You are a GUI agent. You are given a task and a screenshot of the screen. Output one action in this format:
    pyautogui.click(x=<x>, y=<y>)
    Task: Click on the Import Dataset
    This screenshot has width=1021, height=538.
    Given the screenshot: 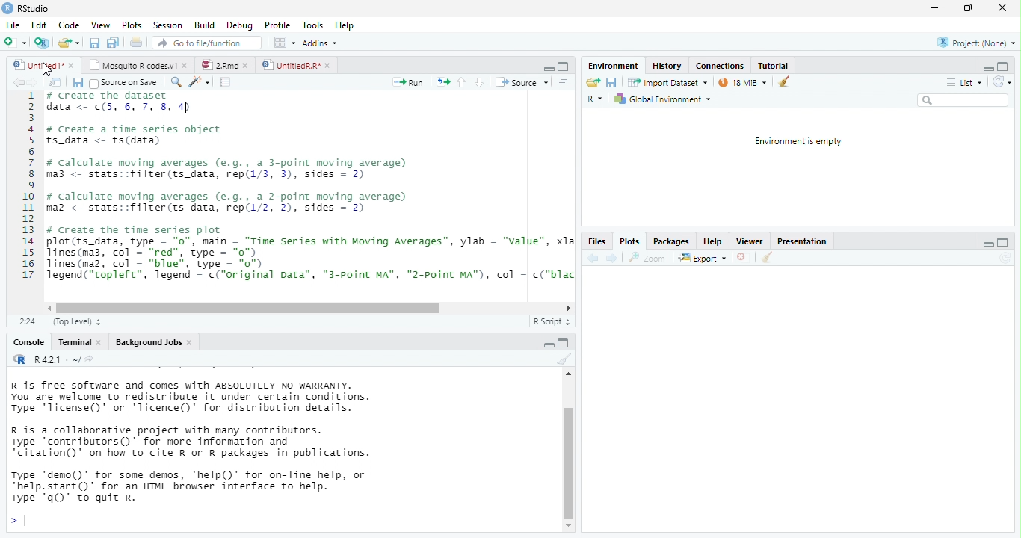 What is the action you would take?
    pyautogui.click(x=669, y=82)
    